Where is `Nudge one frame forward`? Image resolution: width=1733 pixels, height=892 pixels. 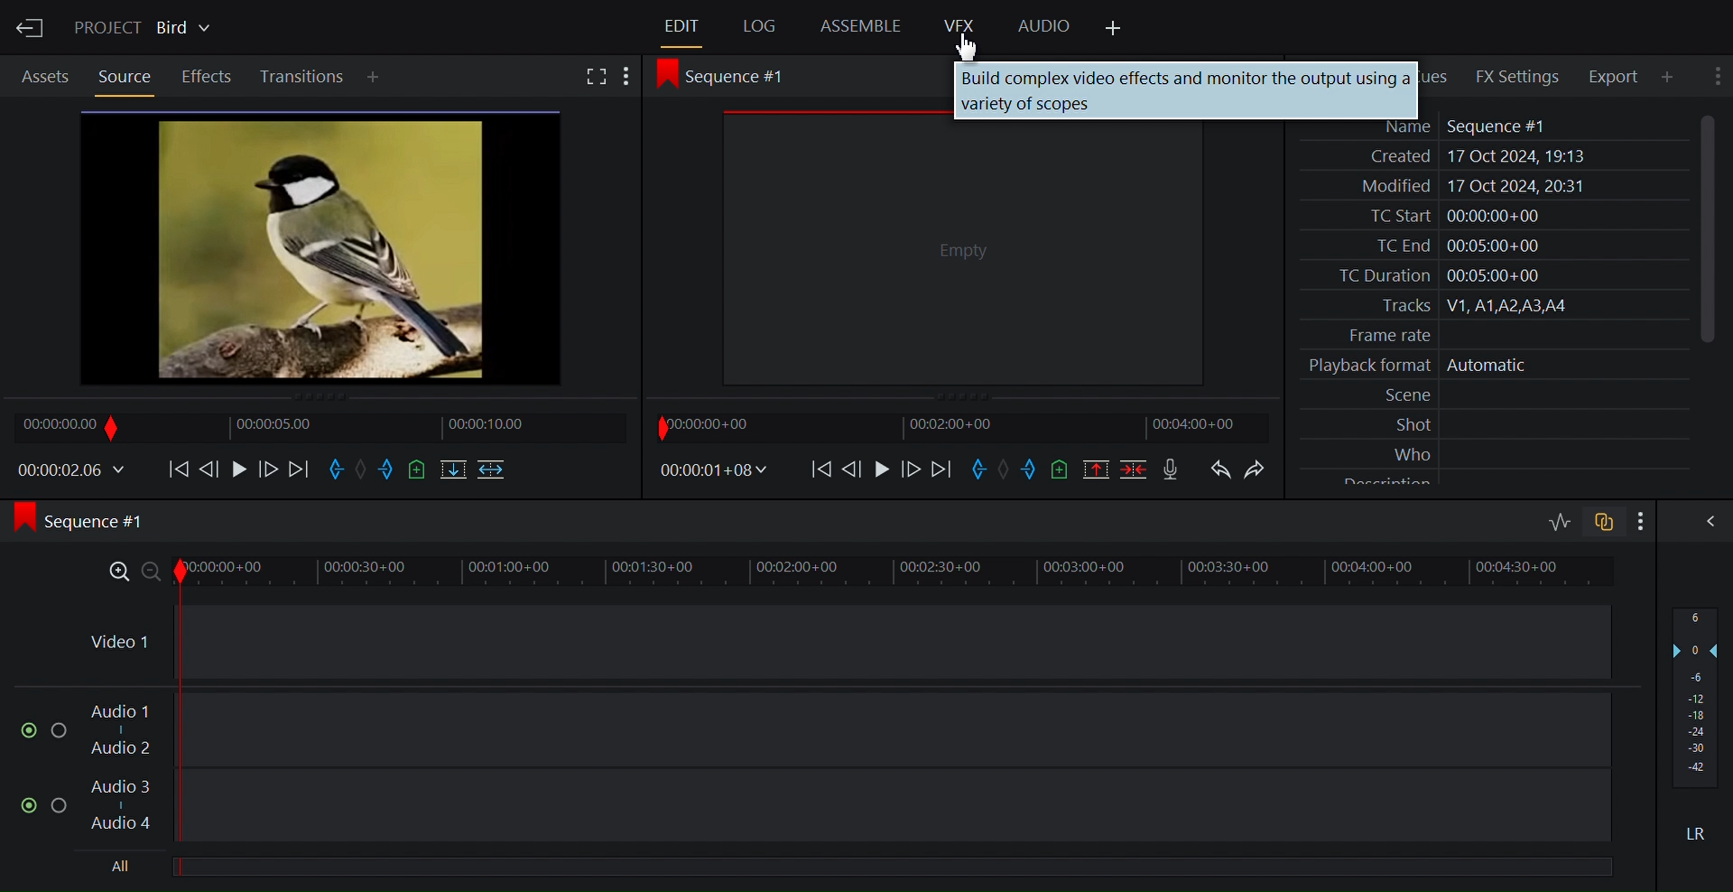
Nudge one frame forward is located at coordinates (912, 469).